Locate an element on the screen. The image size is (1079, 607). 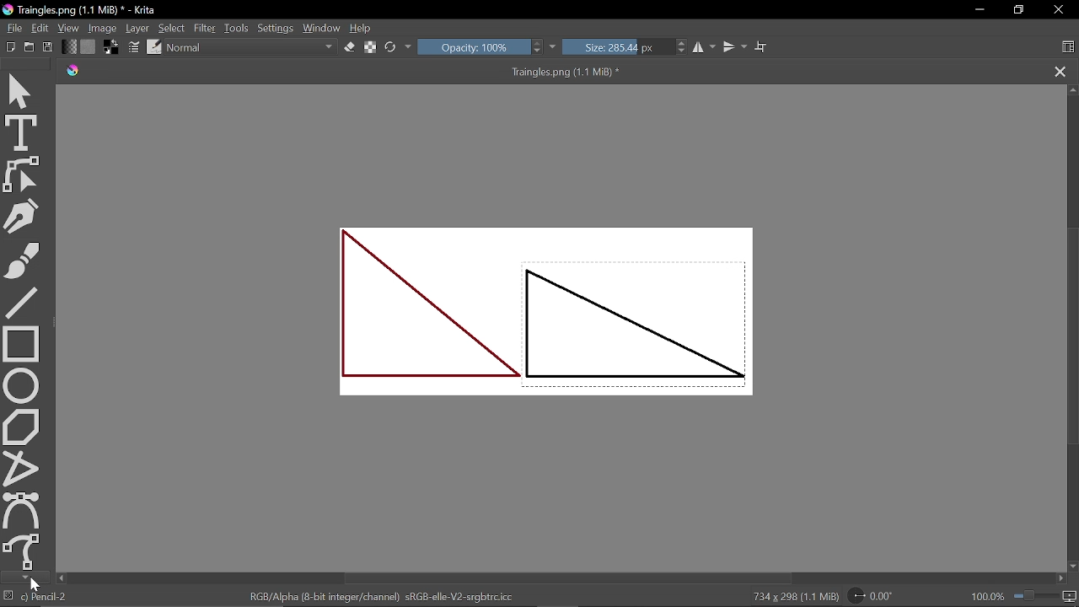
Close tag is located at coordinates (1061, 72).